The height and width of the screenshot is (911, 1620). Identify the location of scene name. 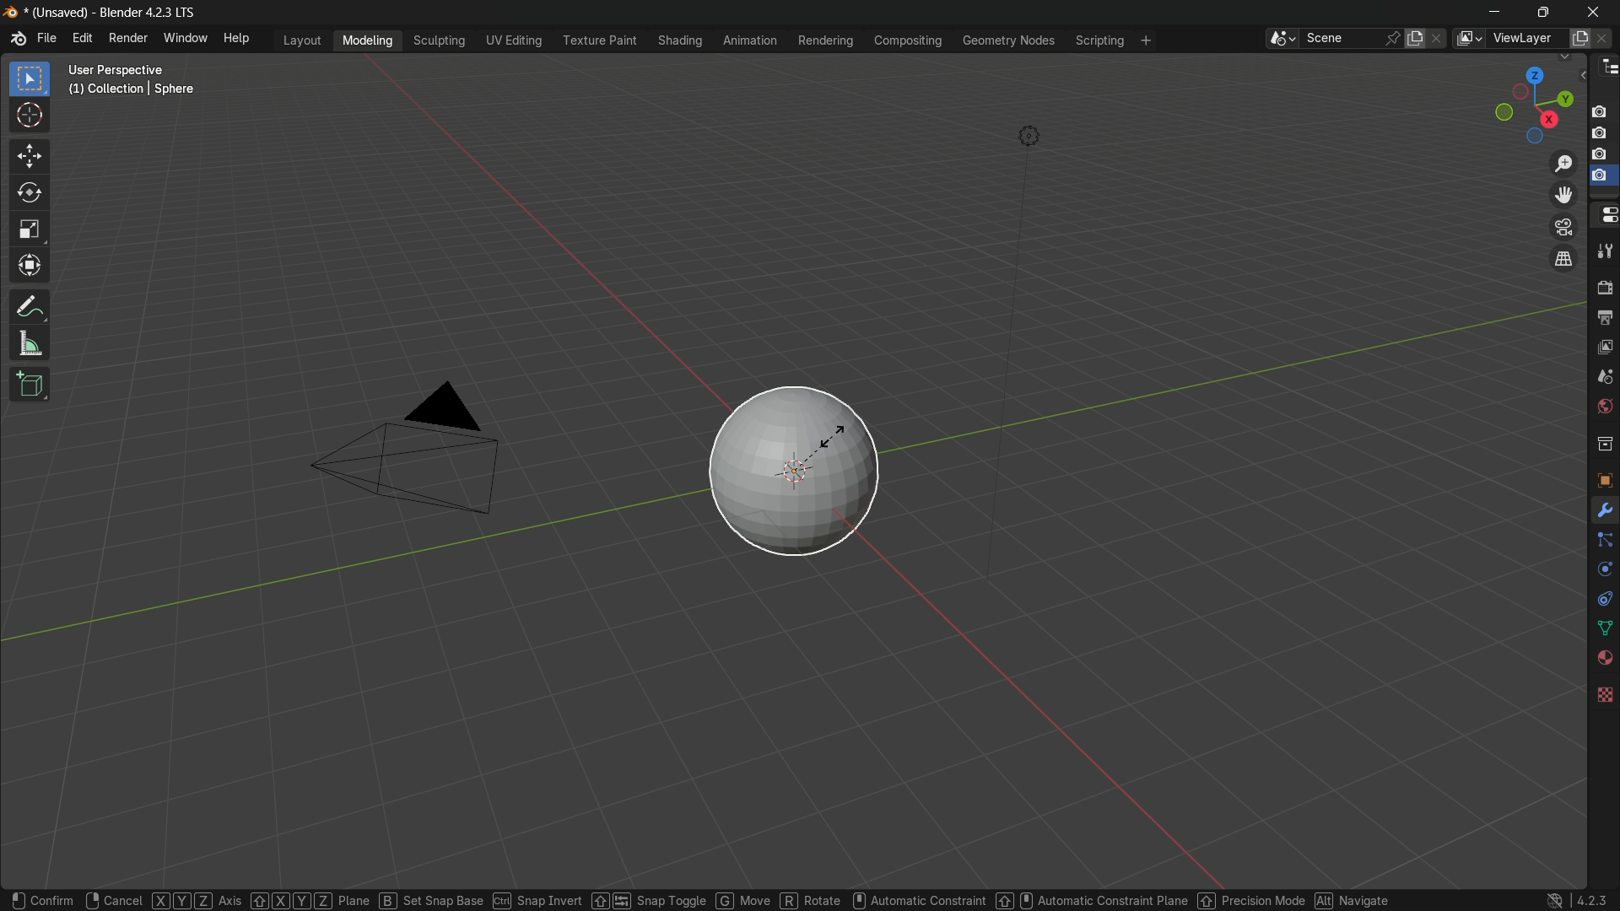
(1342, 39).